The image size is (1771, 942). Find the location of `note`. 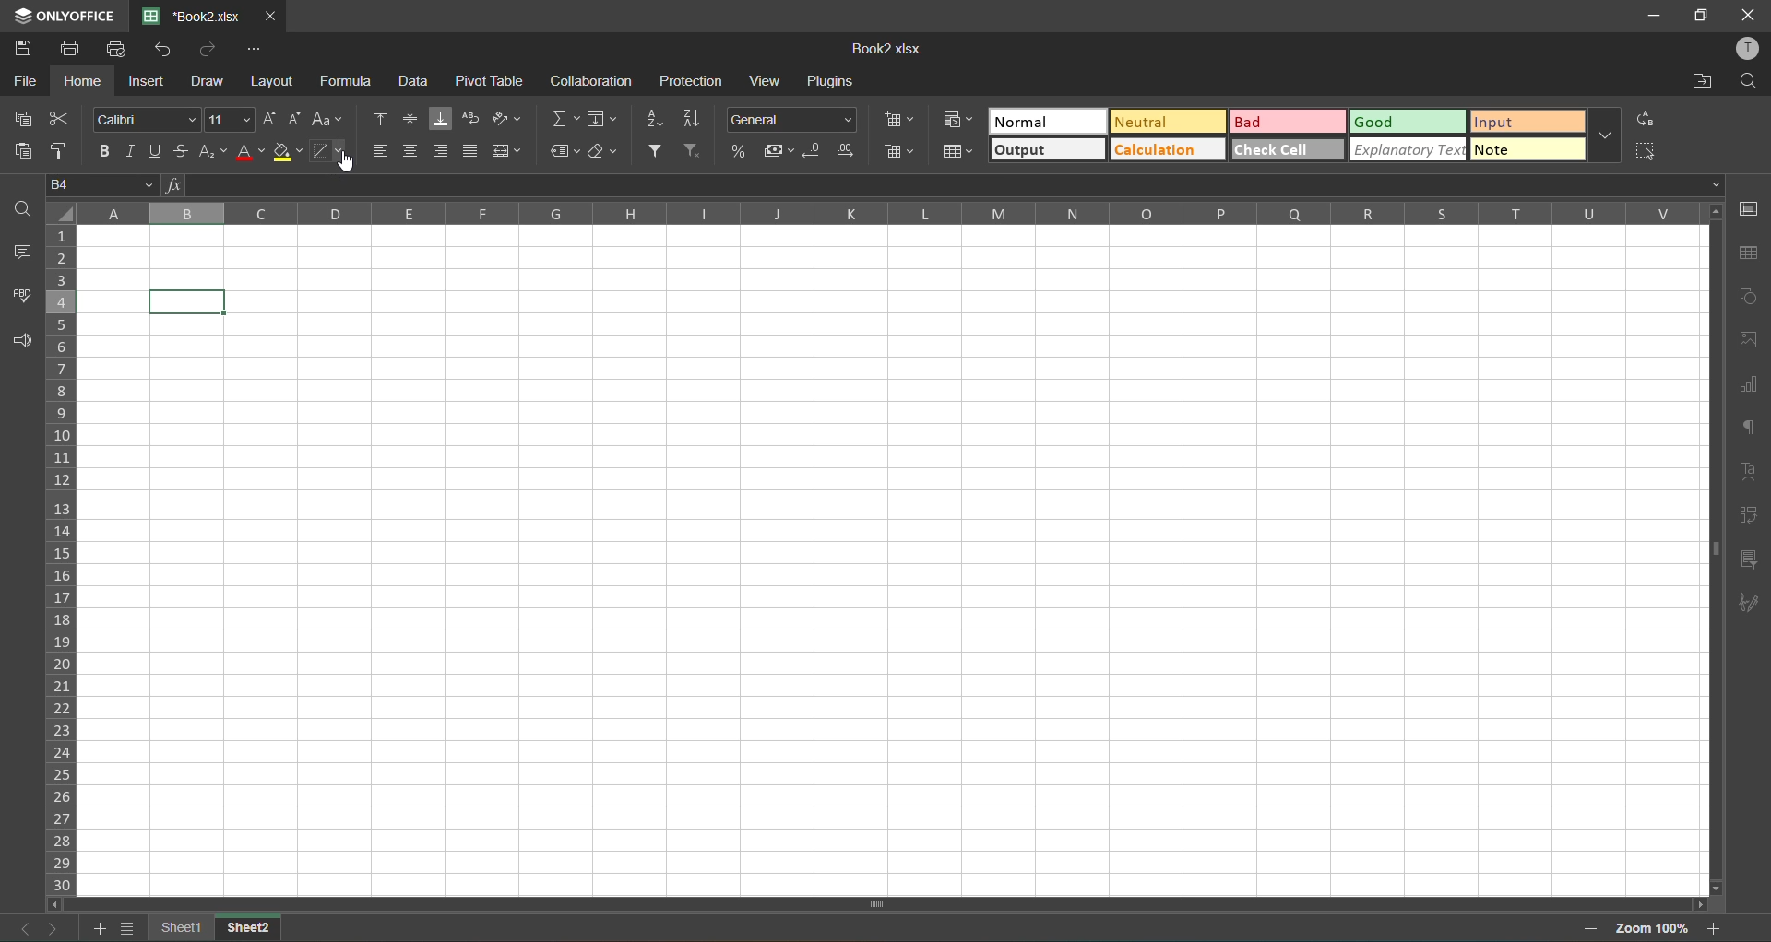

note is located at coordinates (1524, 152).